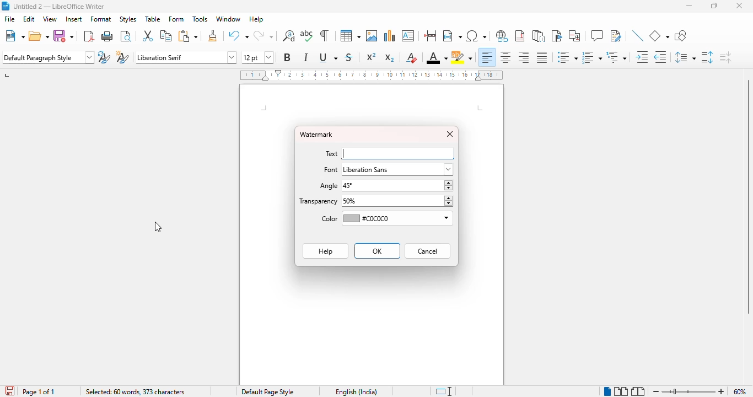 The image size is (753, 397). Describe the element at coordinates (305, 57) in the screenshot. I see `italic` at that location.